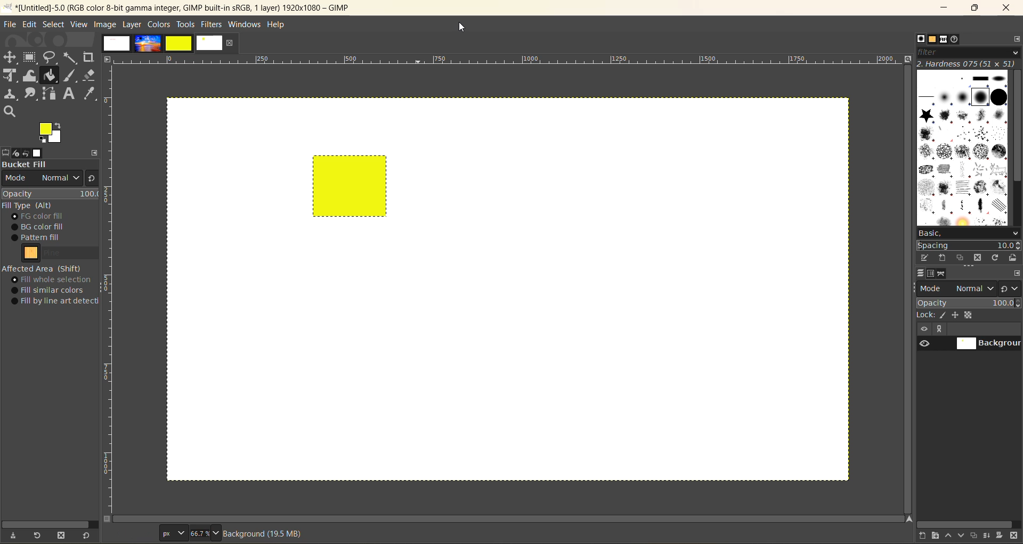 This screenshot has width=1023, height=544. What do you see at coordinates (268, 533) in the screenshot?
I see `metadata` at bounding box center [268, 533].